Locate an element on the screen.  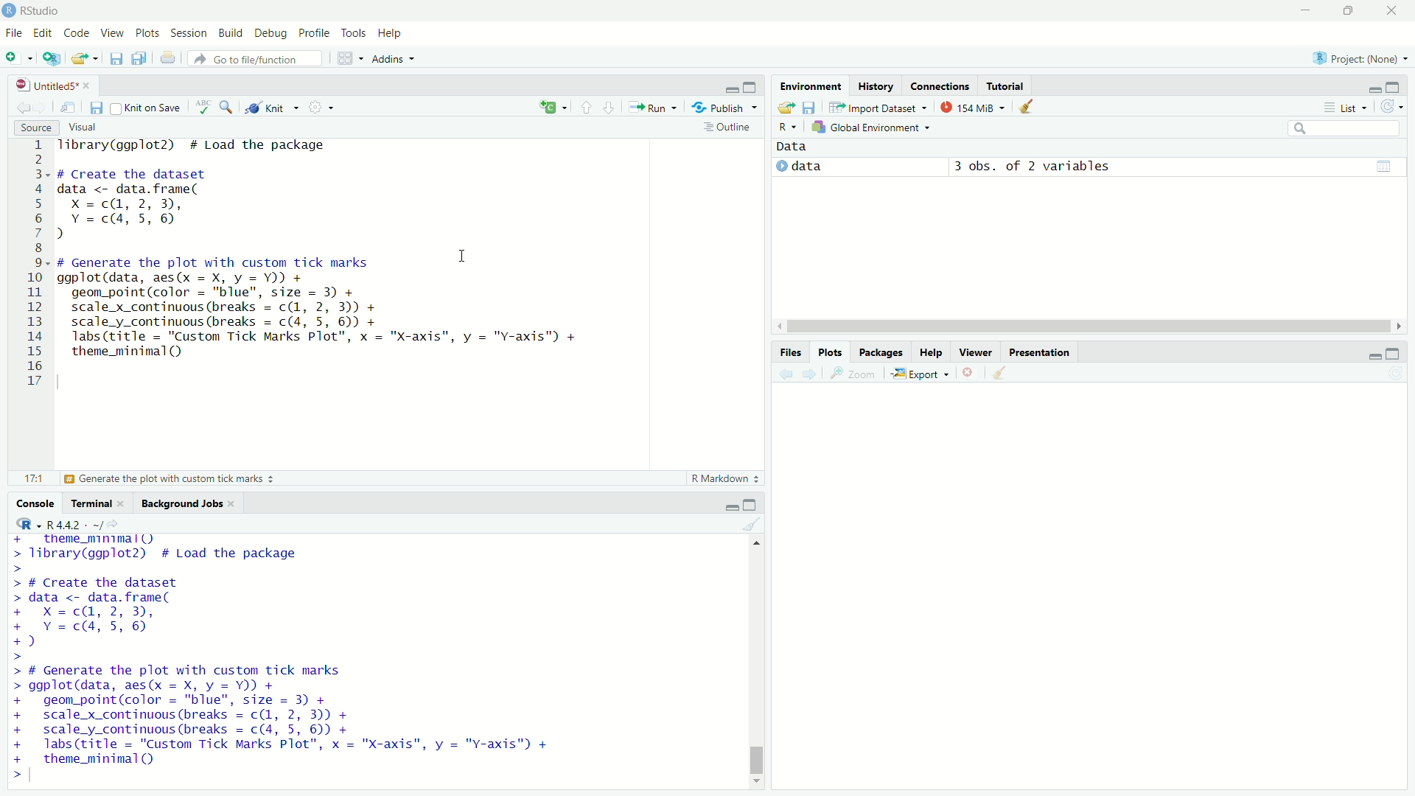
profile is located at coordinates (314, 33).